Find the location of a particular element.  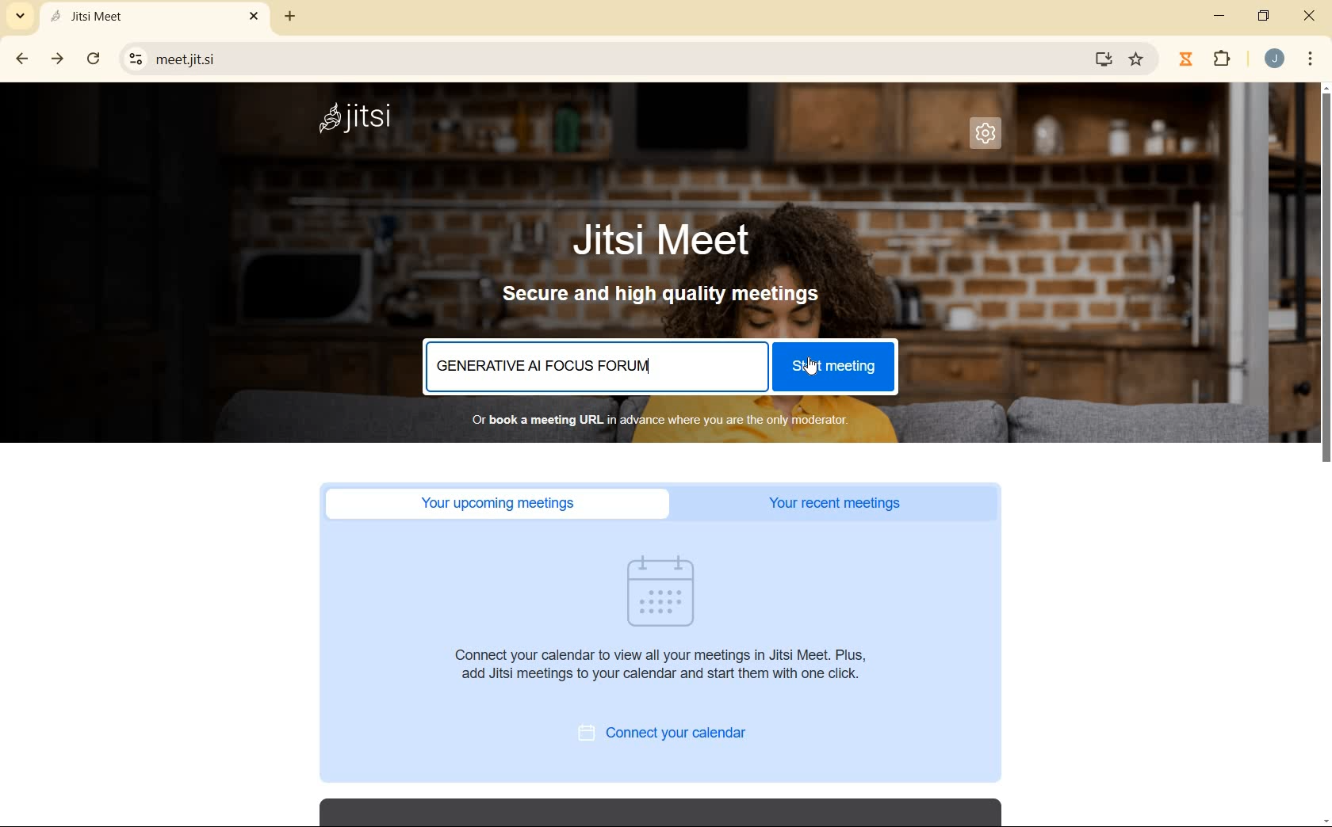

cursor is located at coordinates (812, 366).